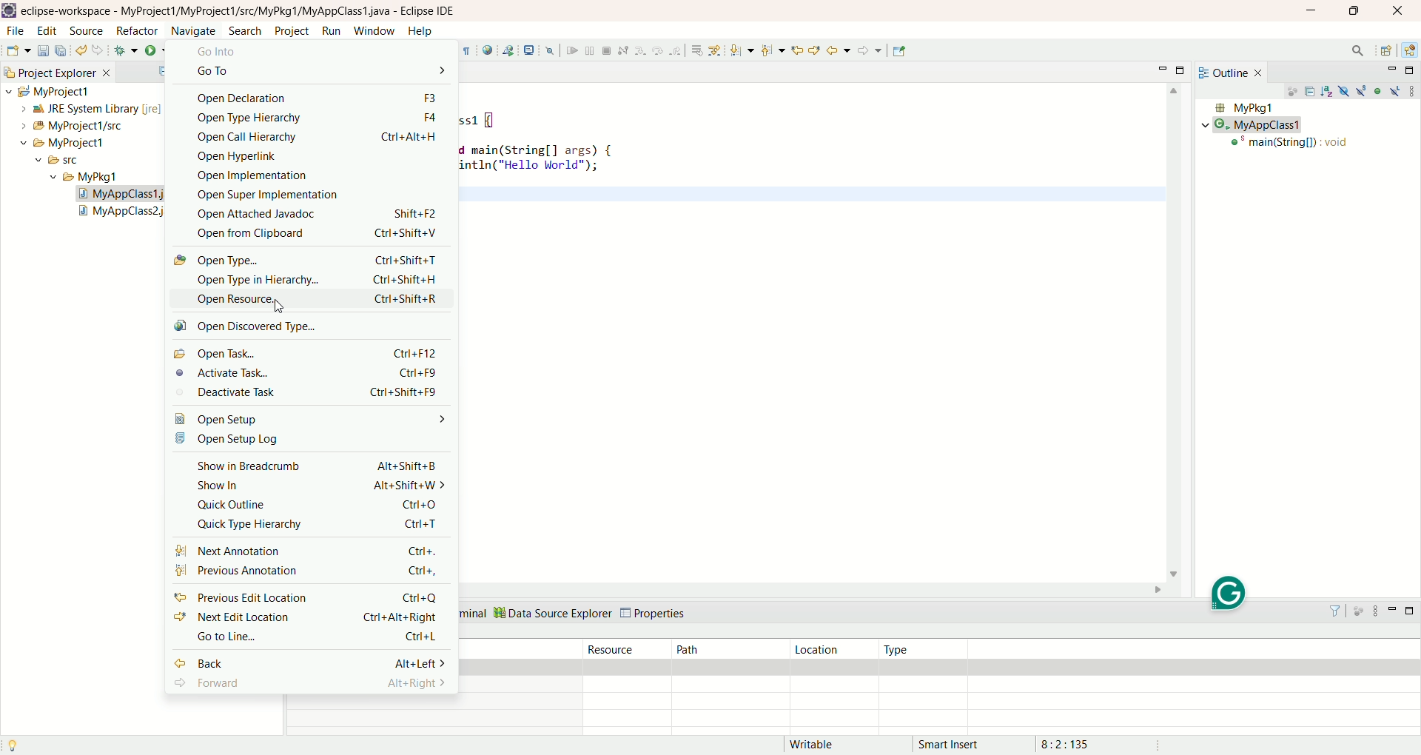 The width and height of the screenshot is (1421, 755). What do you see at coordinates (1255, 125) in the screenshot?
I see `myappclass1` at bounding box center [1255, 125].